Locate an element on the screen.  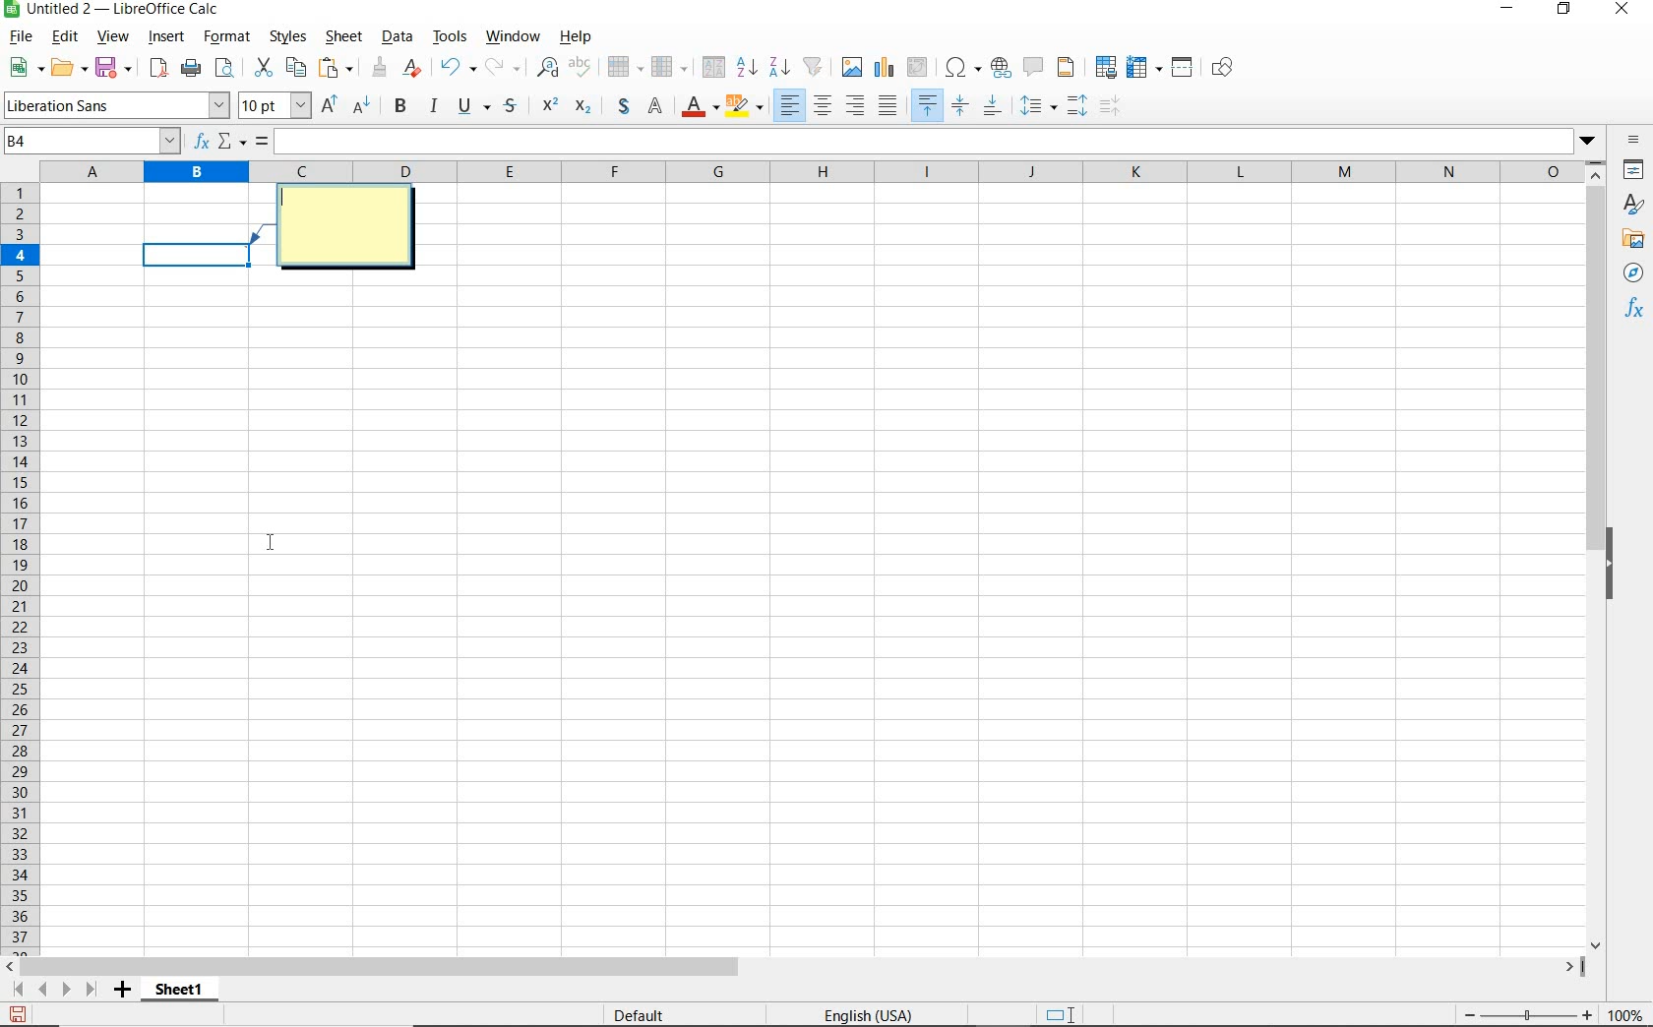
show draw functions is located at coordinates (1226, 69).